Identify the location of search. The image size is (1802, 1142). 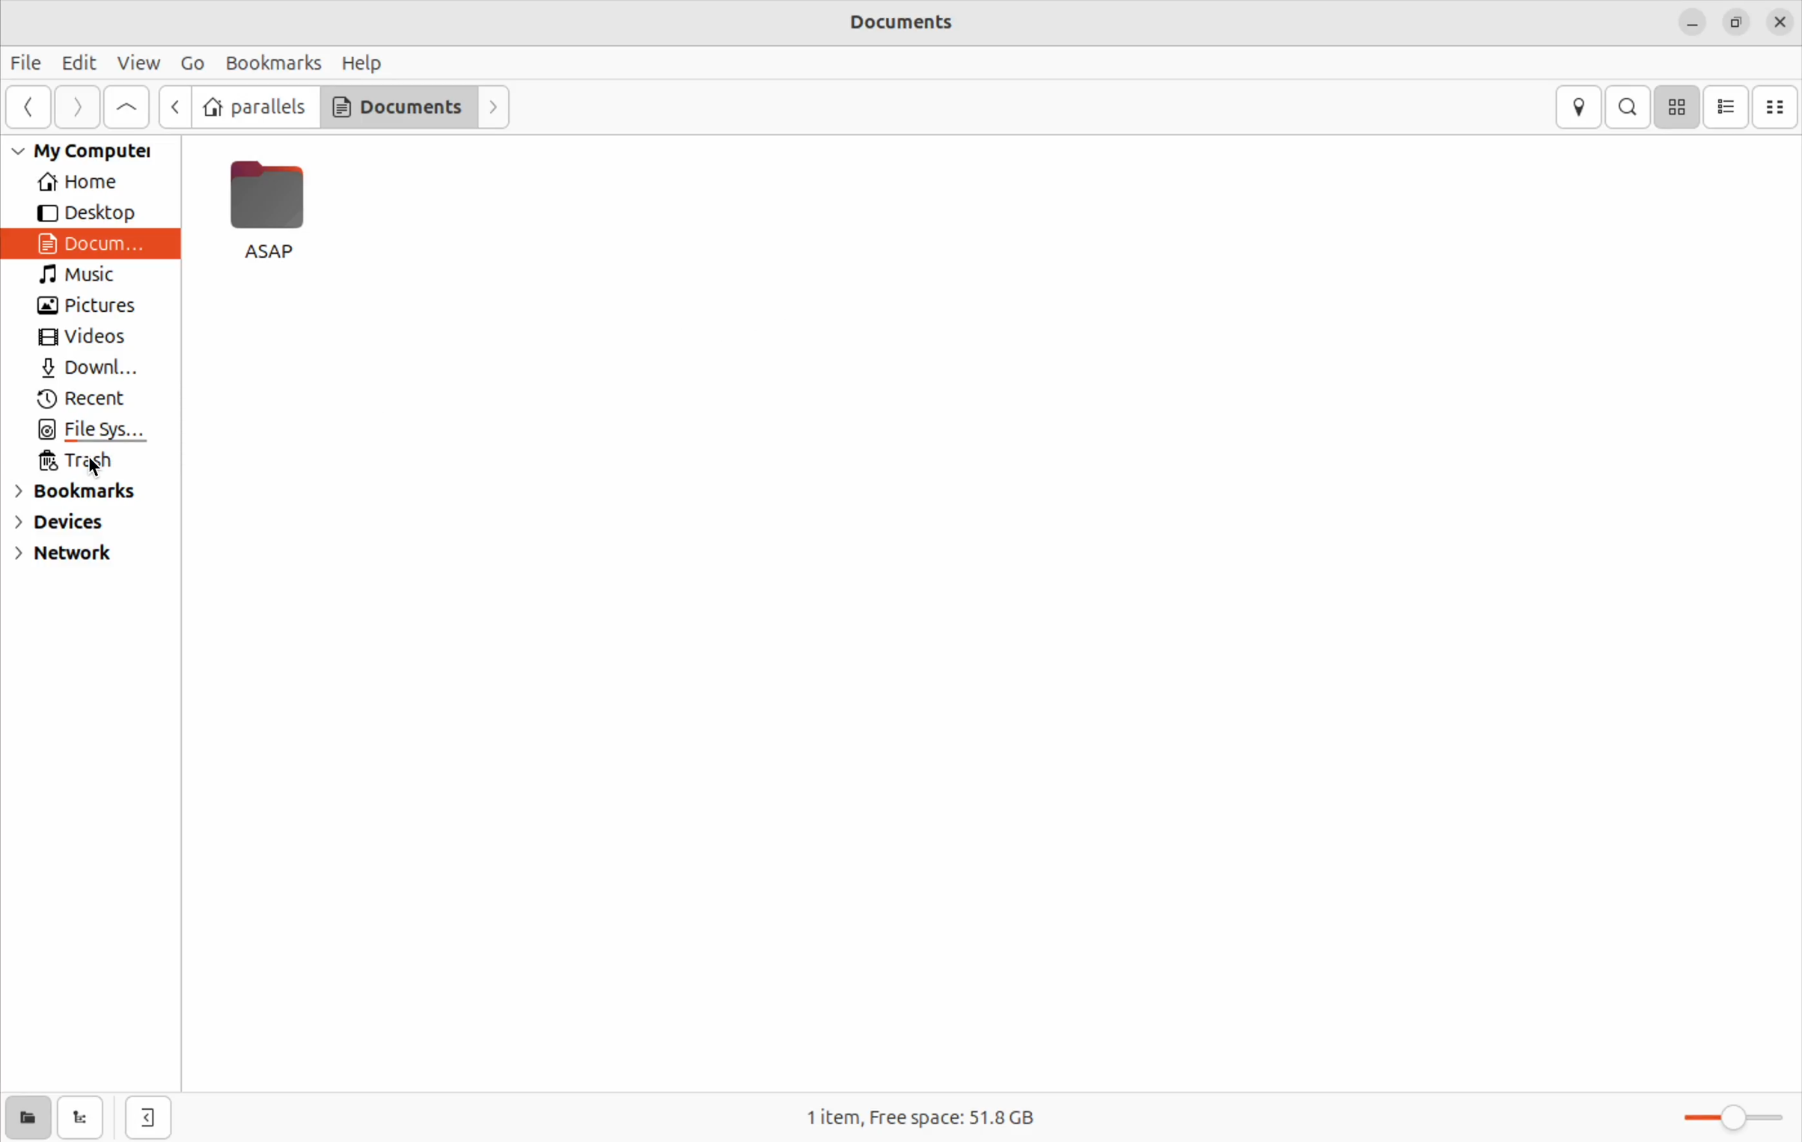
(1627, 108).